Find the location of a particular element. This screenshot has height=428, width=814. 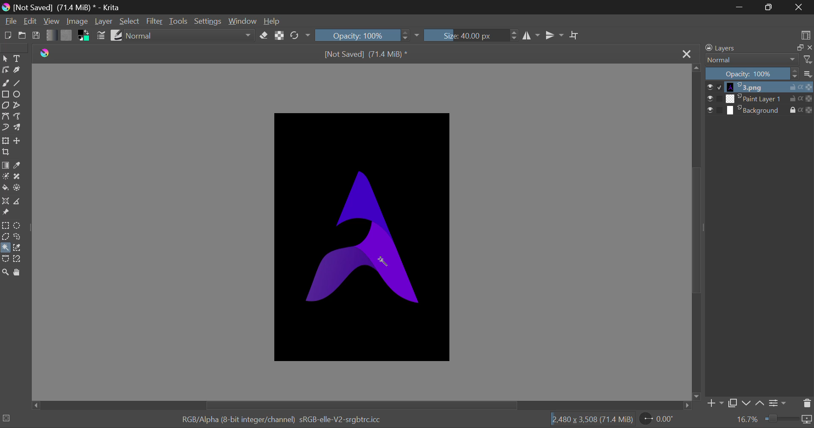

Close is located at coordinates (685, 56).